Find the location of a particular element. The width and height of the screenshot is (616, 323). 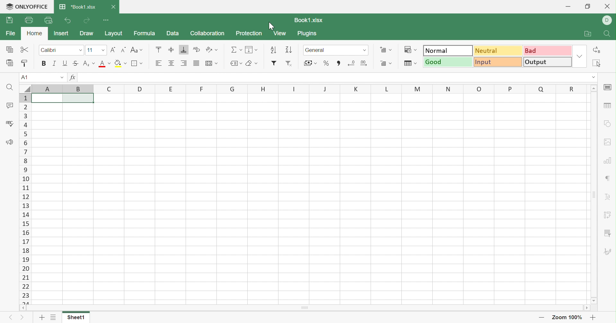

Drop Down is located at coordinates (365, 50).